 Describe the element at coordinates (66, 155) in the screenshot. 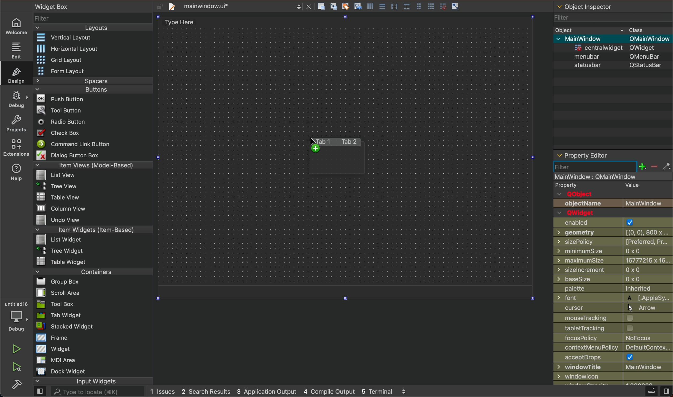

I see `Dialog Button Box` at that location.